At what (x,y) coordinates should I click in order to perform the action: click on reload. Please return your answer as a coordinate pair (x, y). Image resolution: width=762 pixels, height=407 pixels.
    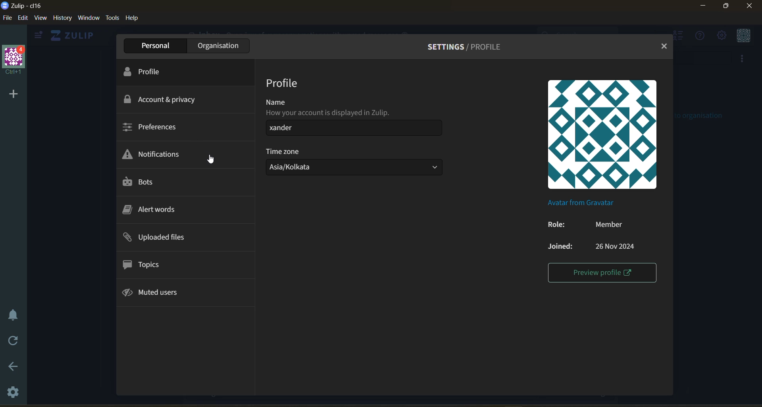
    Looking at the image, I should click on (14, 341).